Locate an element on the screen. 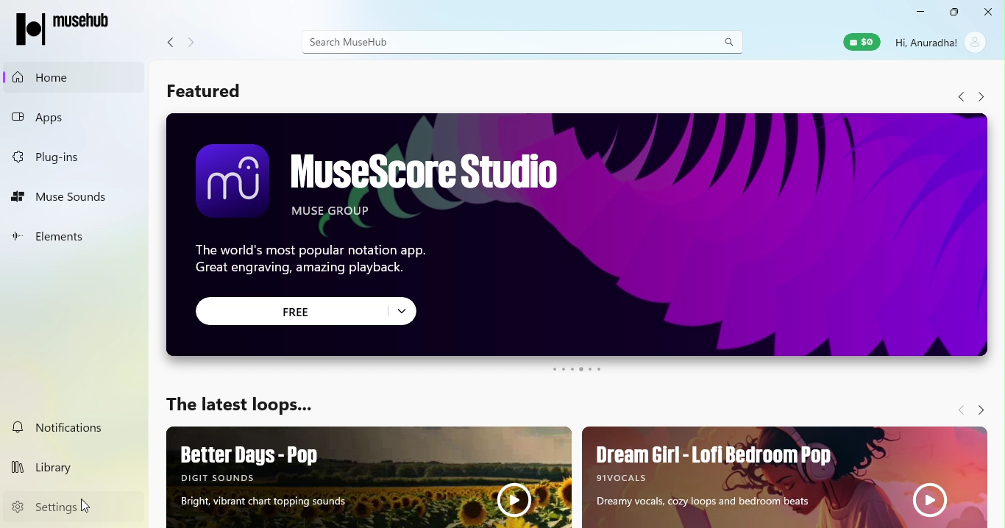 The width and height of the screenshot is (1005, 528). Navigate back is located at coordinates (170, 44).